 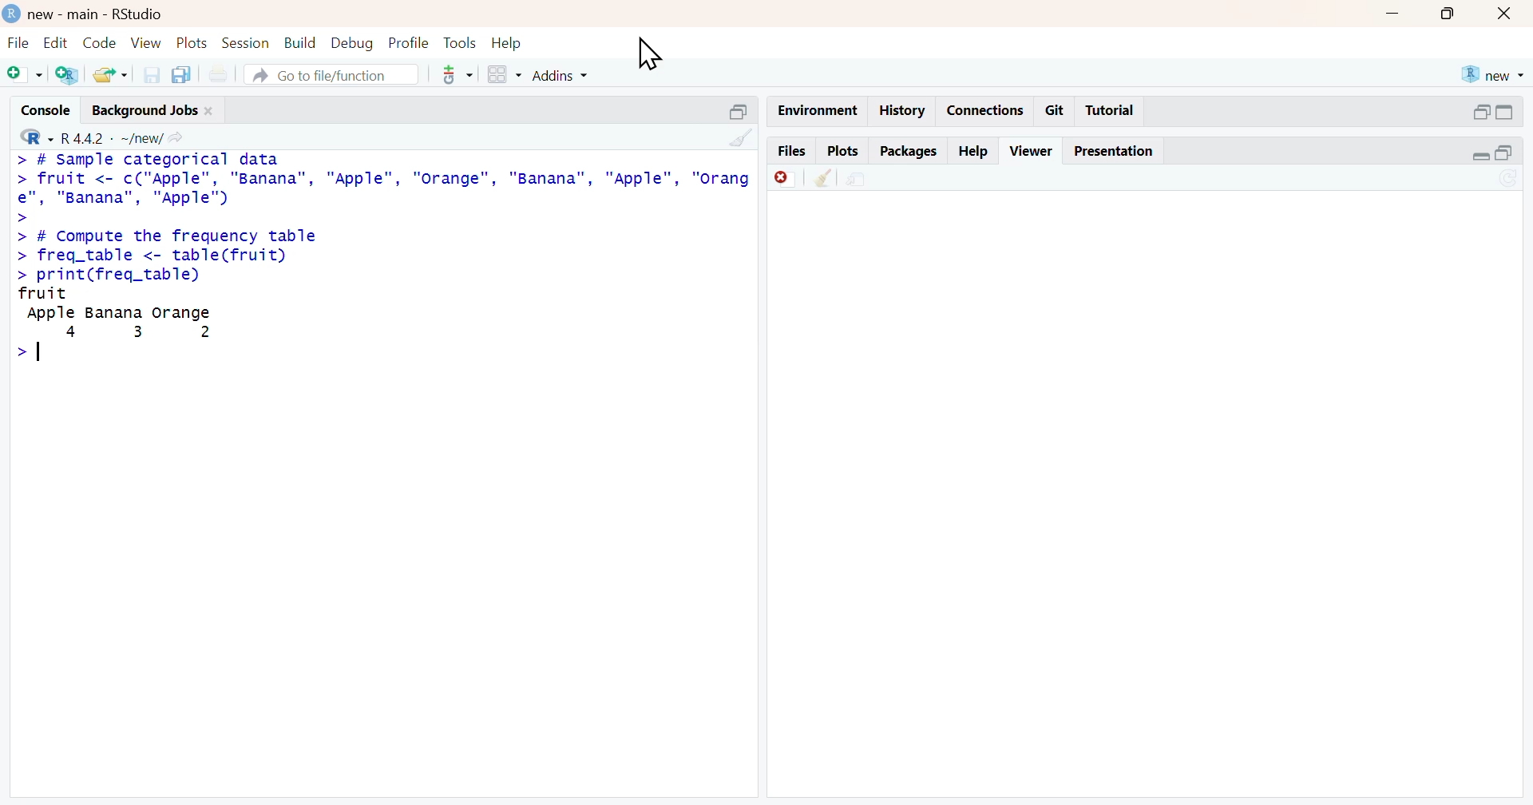 What do you see at coordinates (847, 151) in the screenshot?
I see `plots` at bounding box center [847, 151].